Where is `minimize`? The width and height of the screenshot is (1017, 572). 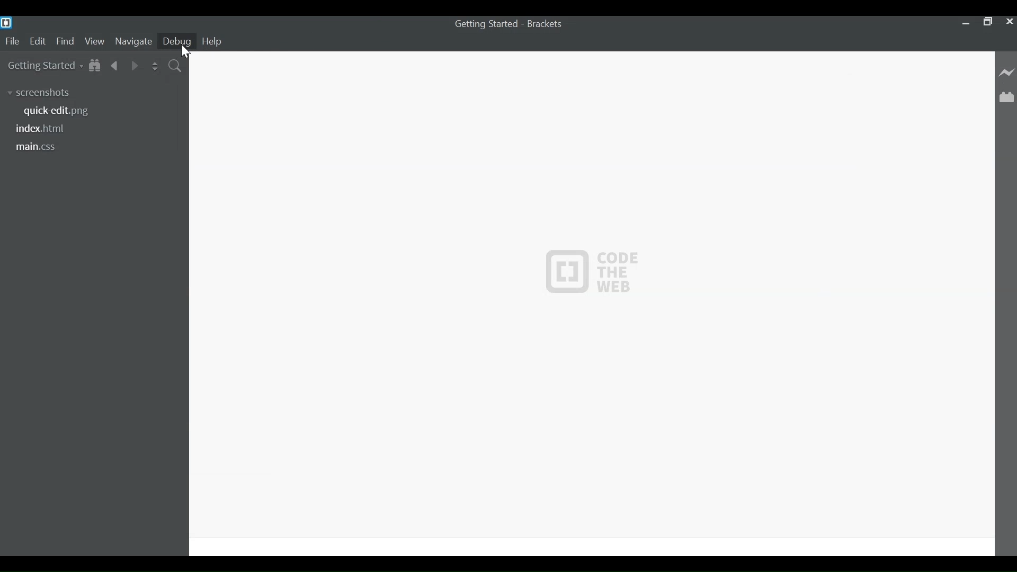 minimize is located at coordinates (964, 22).